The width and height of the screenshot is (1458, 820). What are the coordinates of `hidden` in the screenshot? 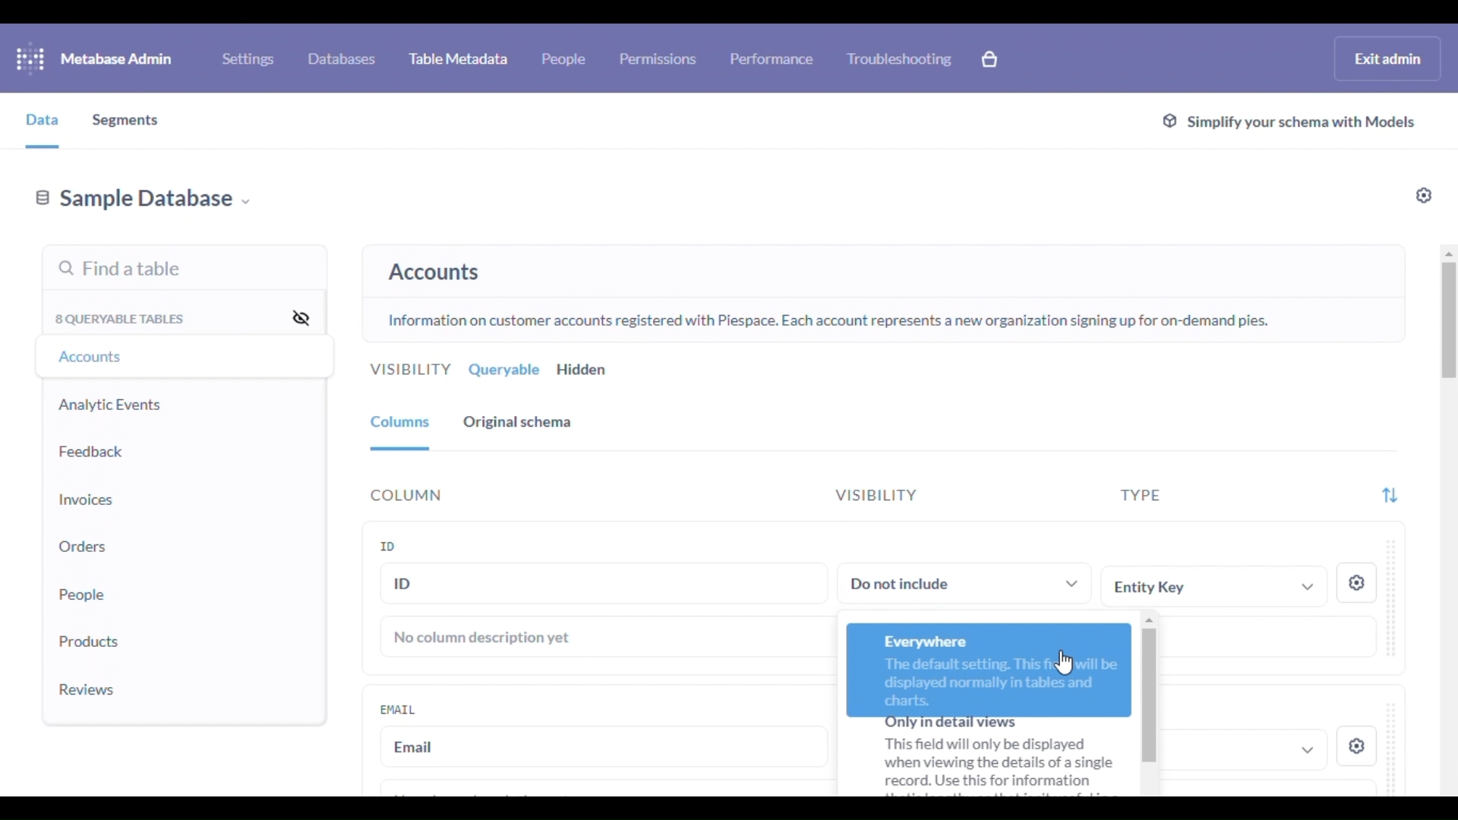 It's located at (582, 370).